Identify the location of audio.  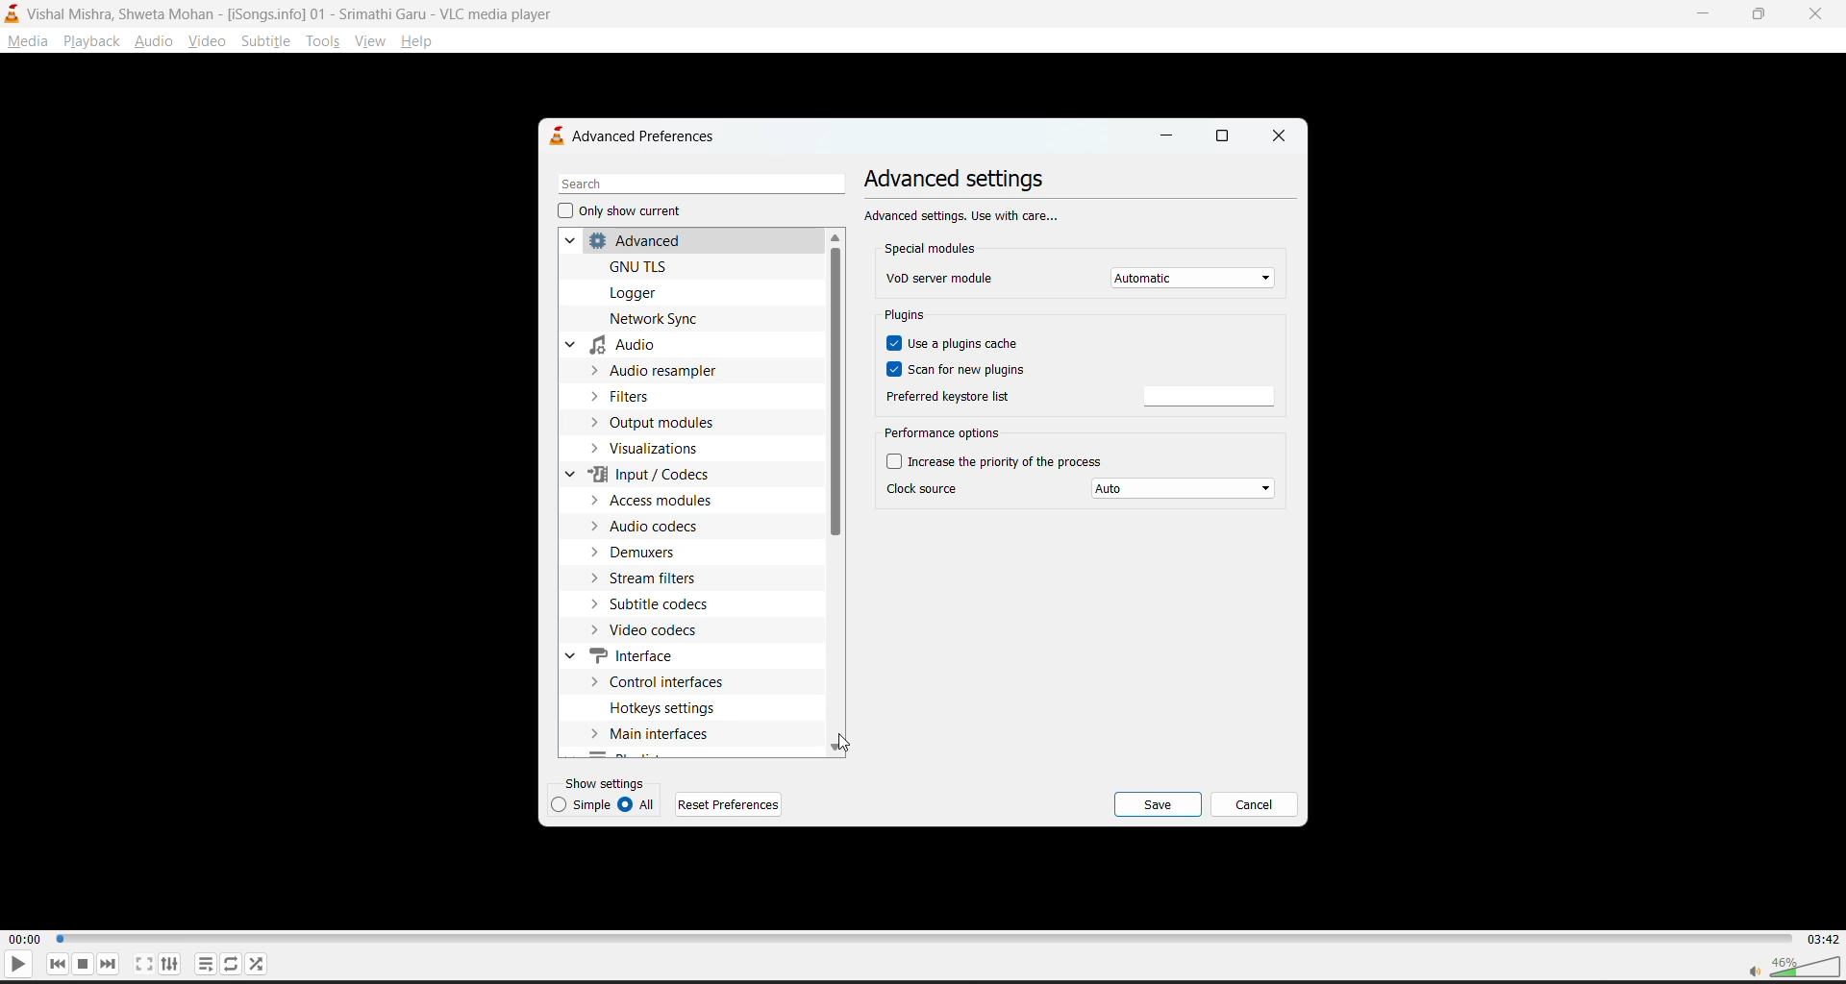
(619, 344).